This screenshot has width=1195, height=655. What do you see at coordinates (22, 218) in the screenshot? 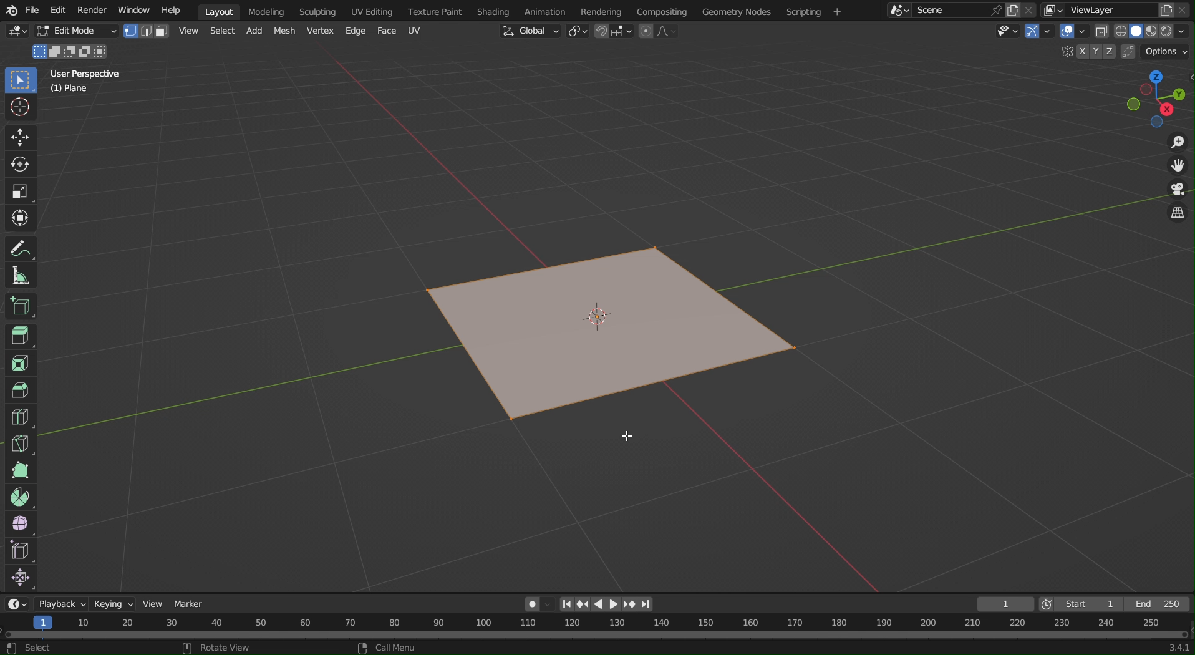
I see `Transform` at bounding box center [22, 218].